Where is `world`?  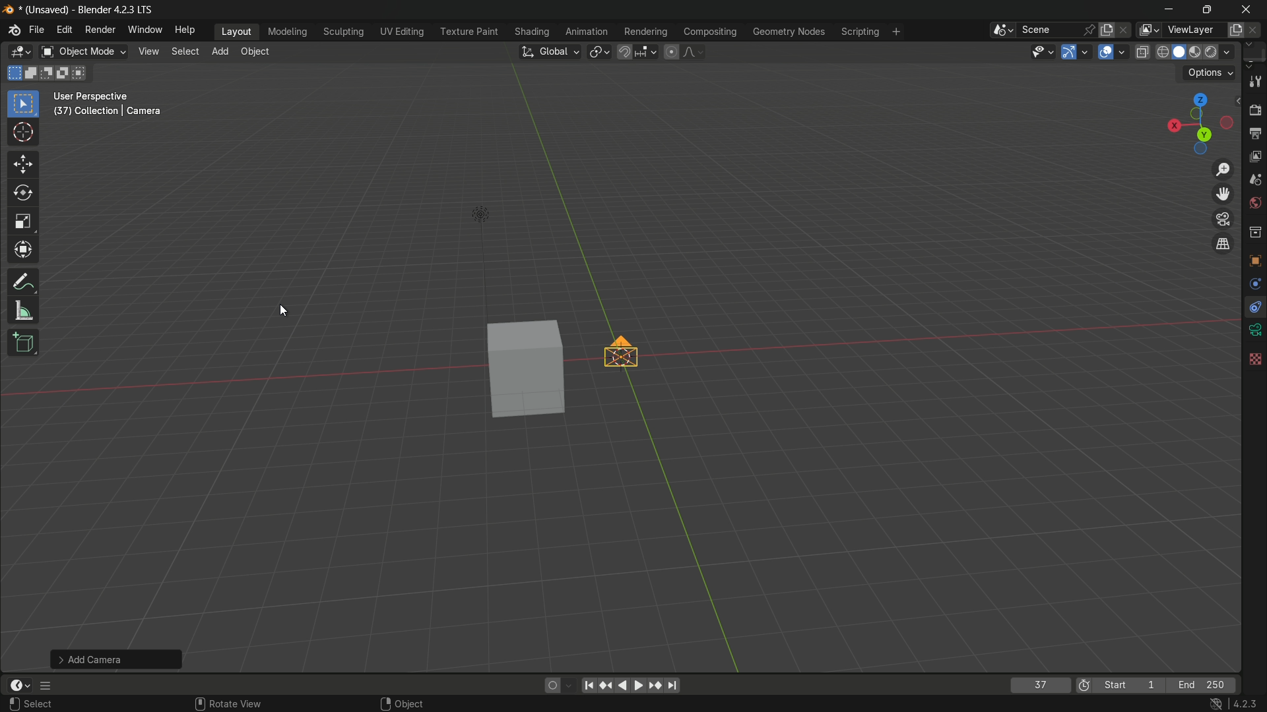
world is located at coordinates (1254, 204).